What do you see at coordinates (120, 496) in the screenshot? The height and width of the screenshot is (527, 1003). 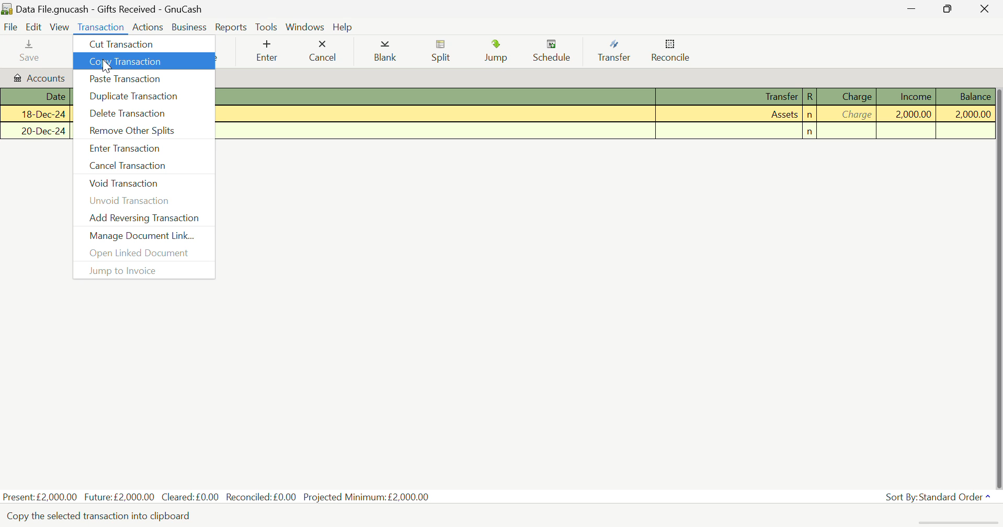 I see `Future` at bounding box center [120, 496].